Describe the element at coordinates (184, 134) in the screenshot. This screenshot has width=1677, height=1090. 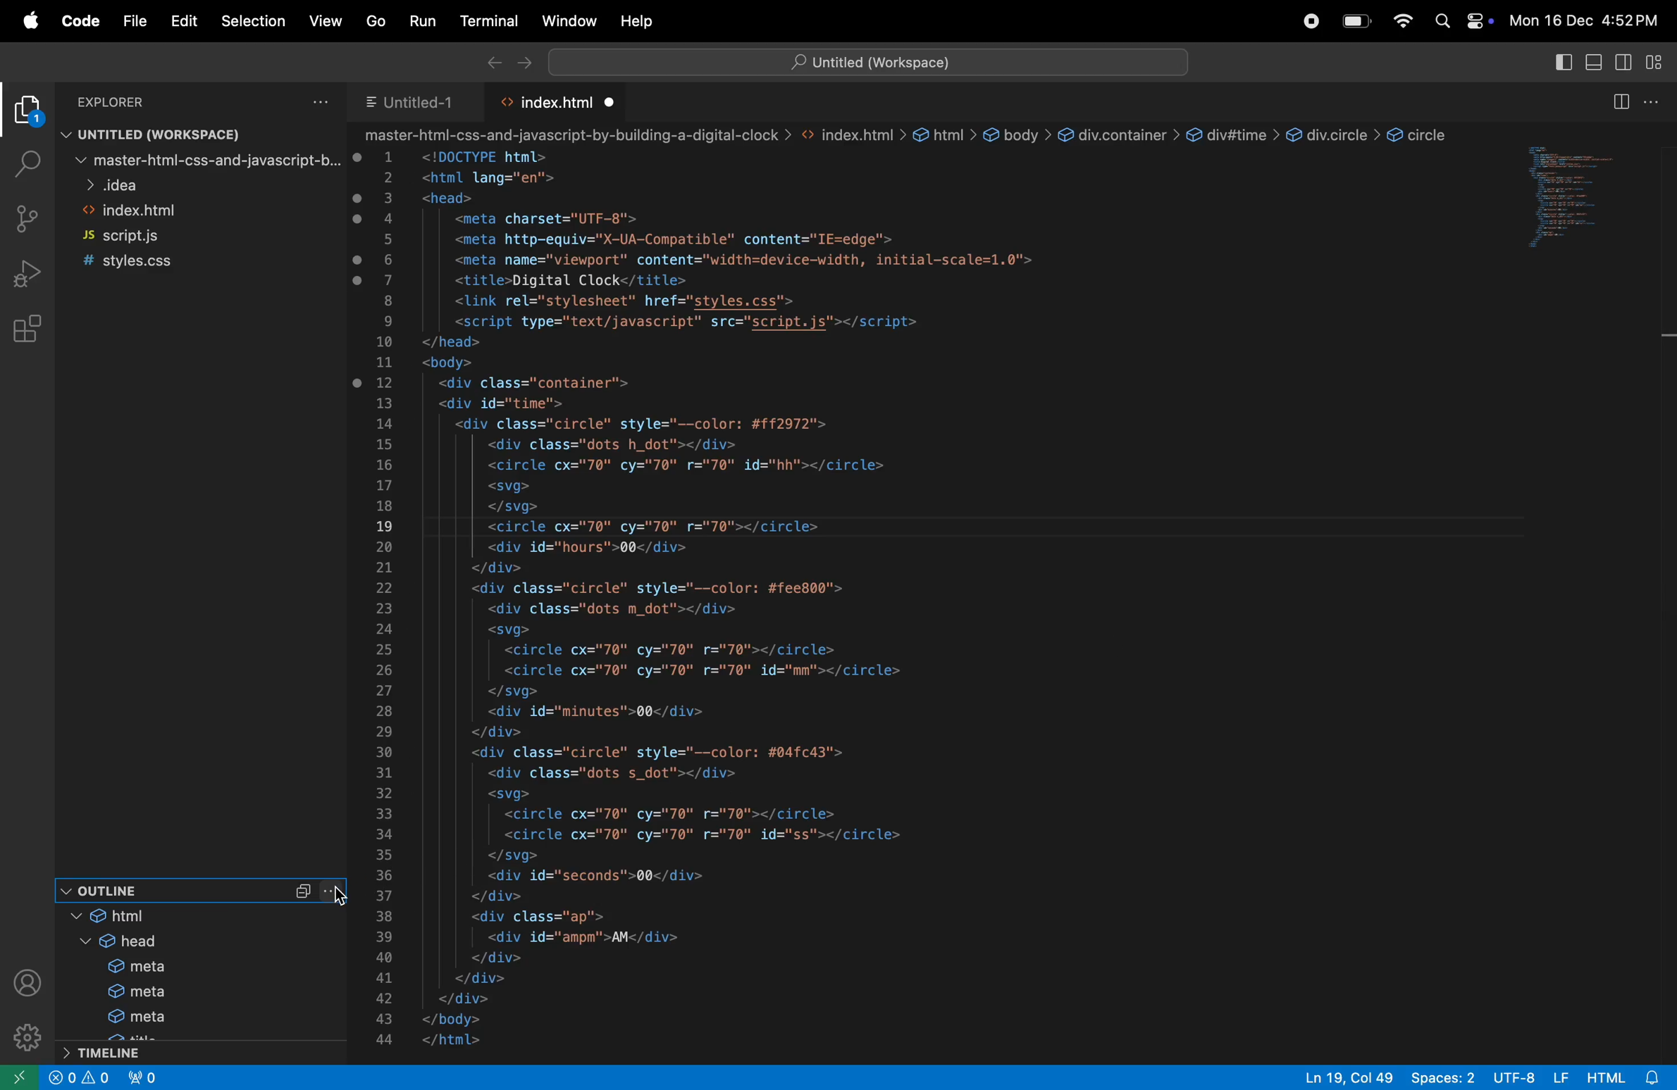
I see `untitled workspace` at that location.